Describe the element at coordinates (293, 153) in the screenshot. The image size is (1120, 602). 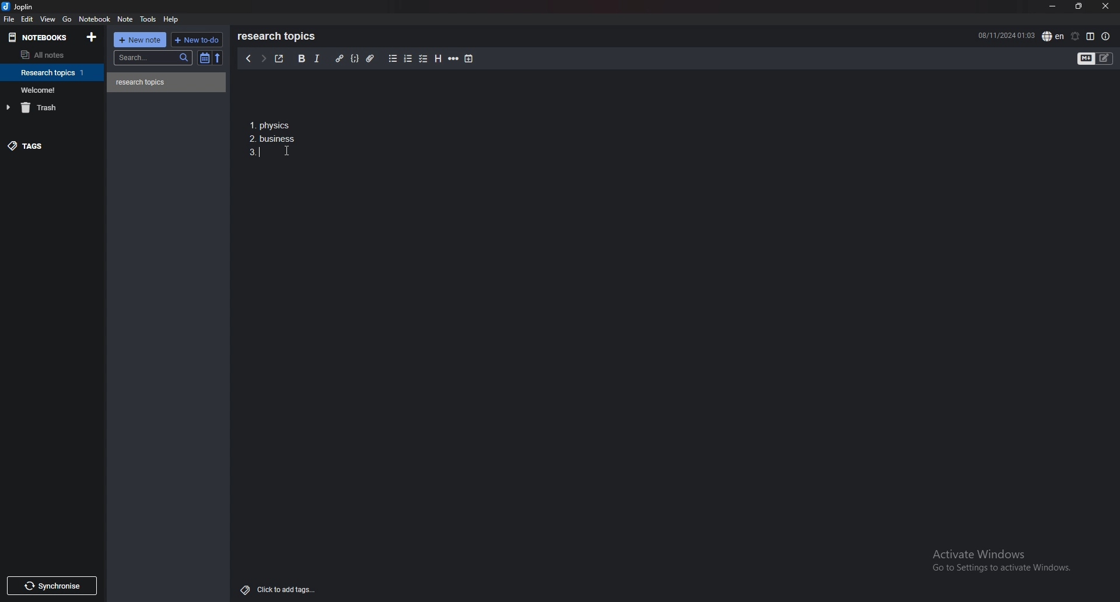
I see `cursor` at that location.